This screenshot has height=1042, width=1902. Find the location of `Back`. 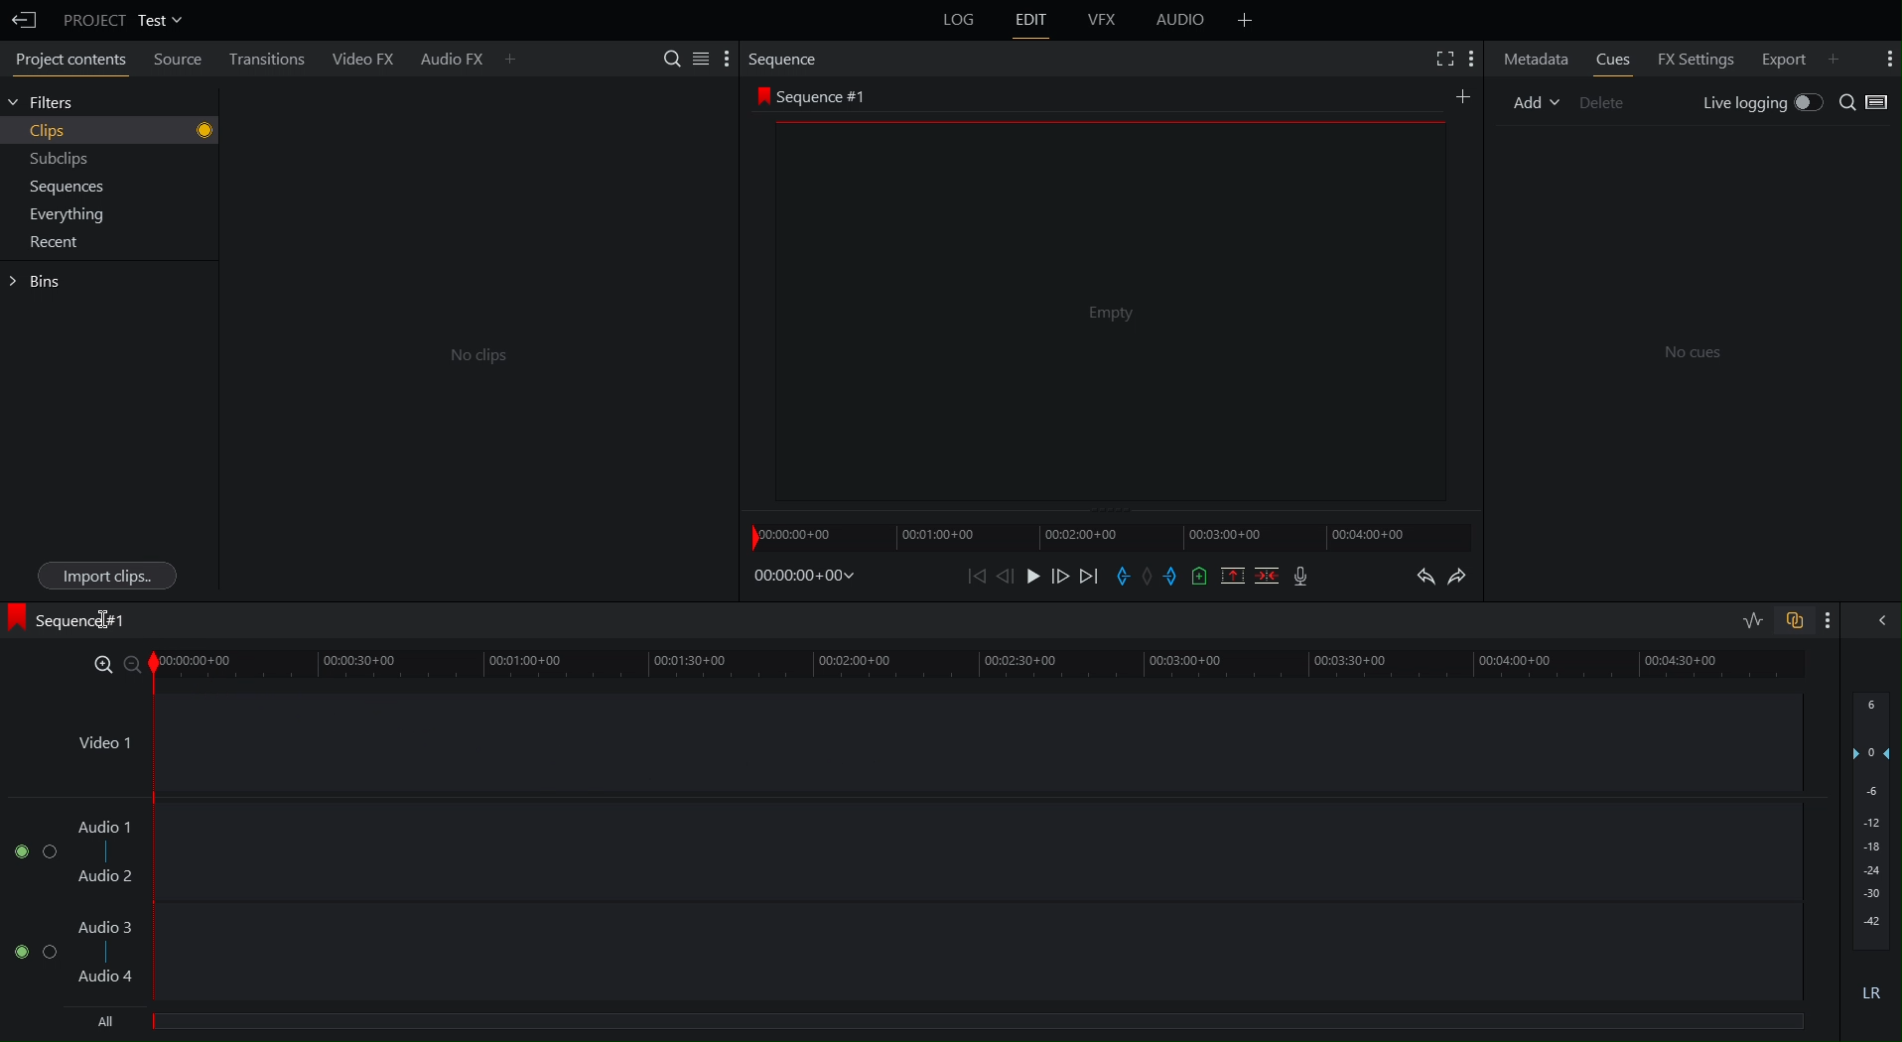

Back is located at coordinates (23, 17).